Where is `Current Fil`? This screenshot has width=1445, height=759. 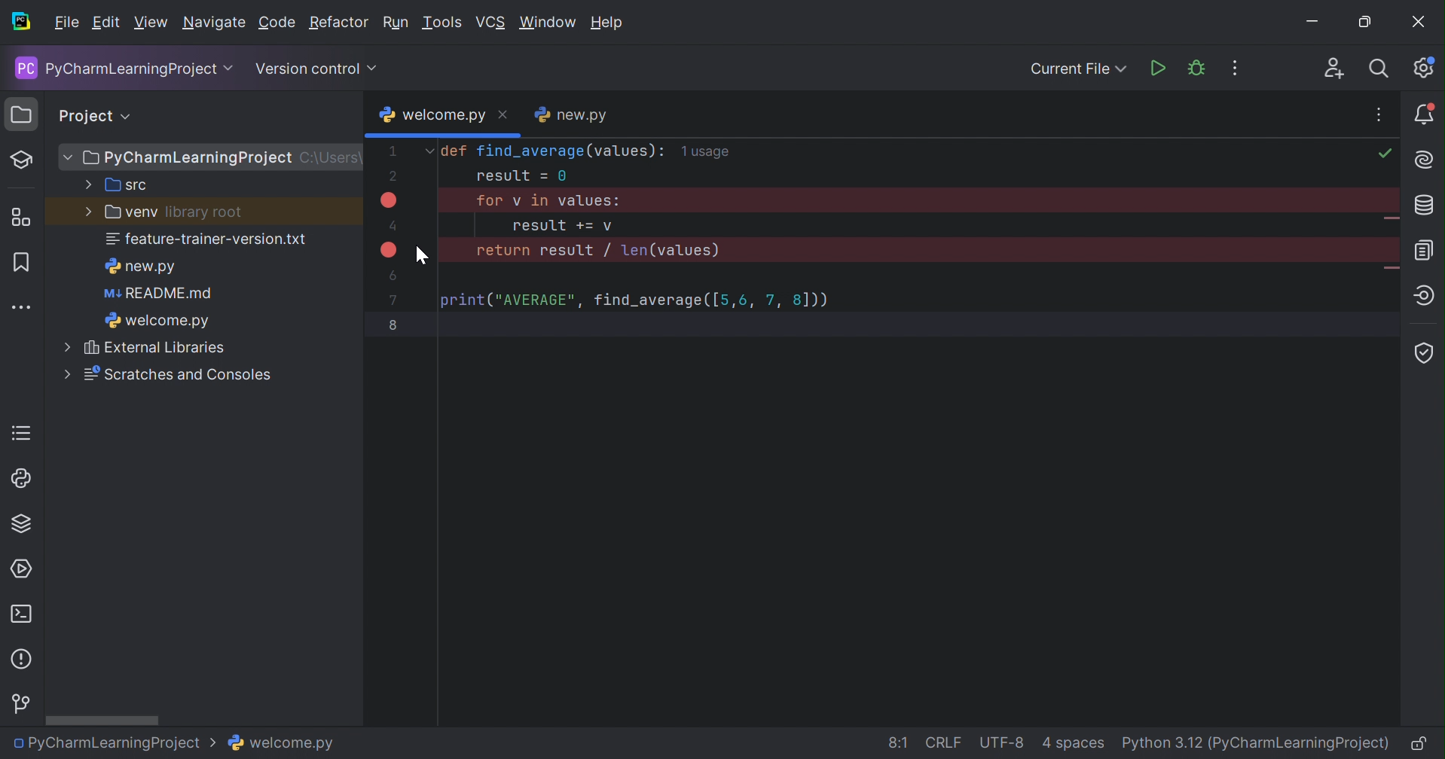
Current Fil is located at coordinates (1078, 71).